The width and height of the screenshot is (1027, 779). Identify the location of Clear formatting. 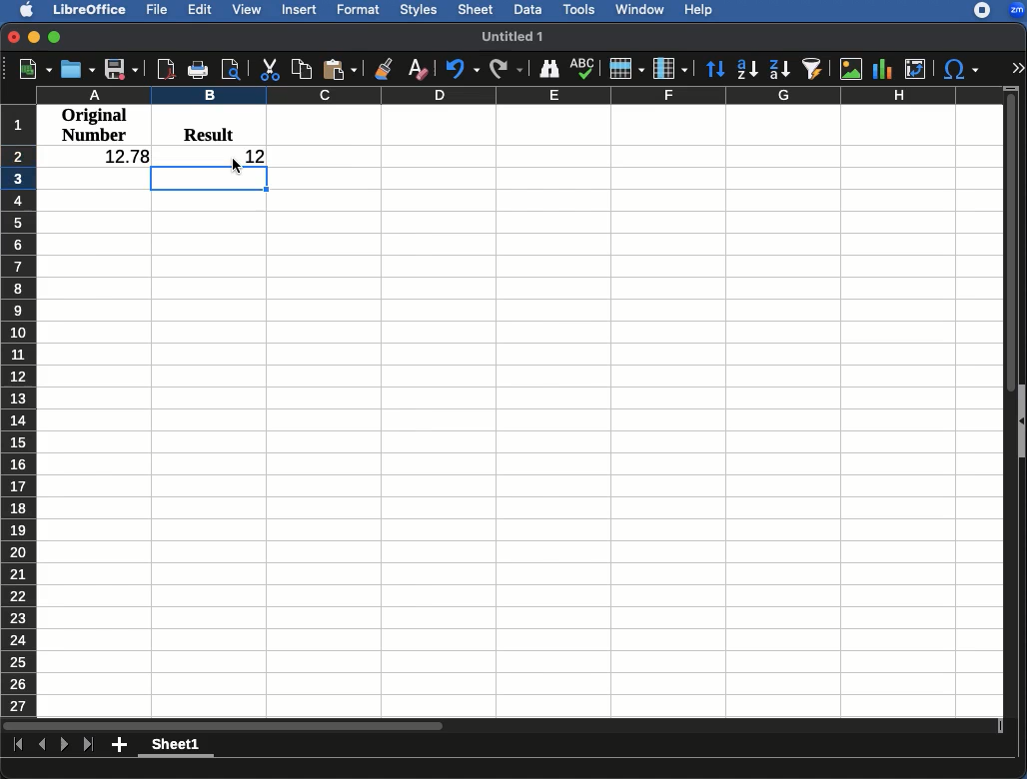
(418, 66).